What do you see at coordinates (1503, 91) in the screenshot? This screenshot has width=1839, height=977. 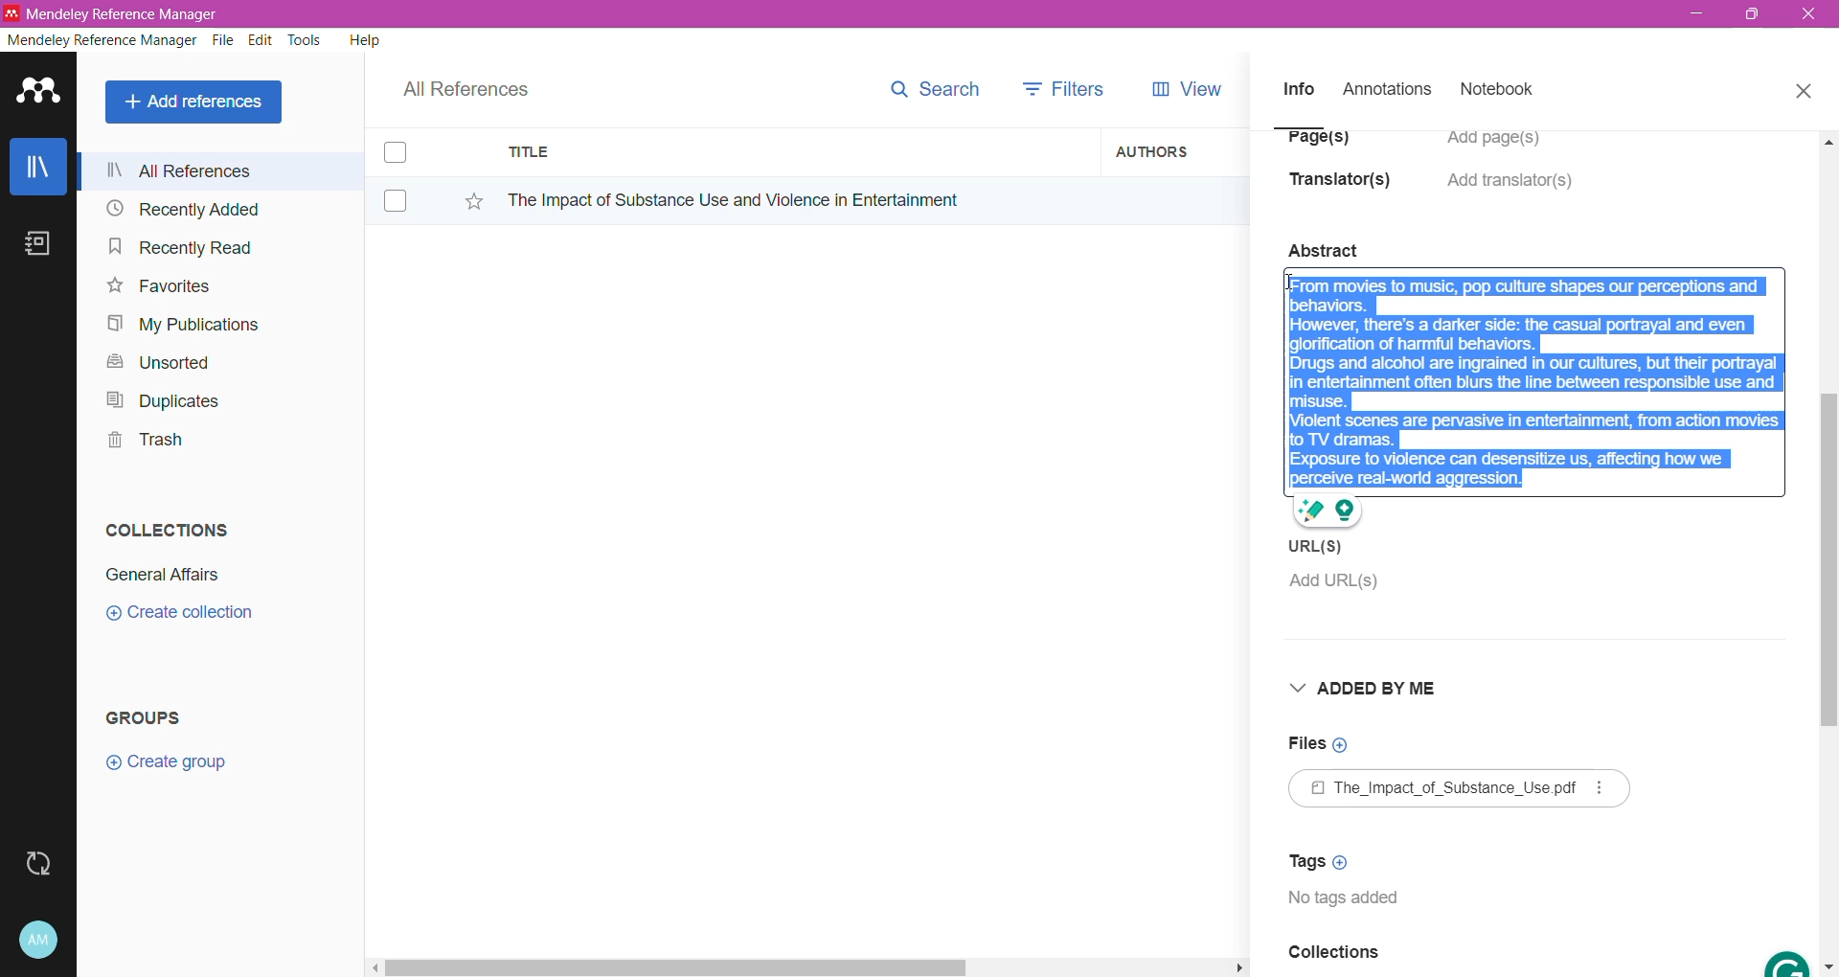 I see `Notebook` at bounding box center [1503, 91].